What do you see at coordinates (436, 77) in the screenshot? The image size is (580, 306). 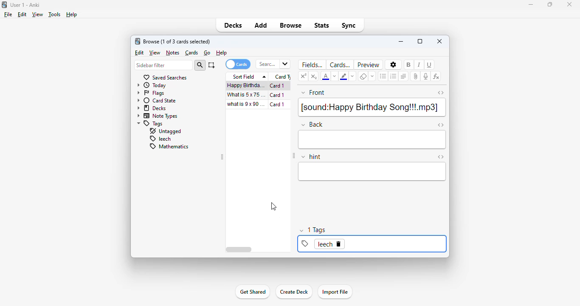 I see `equations` at bounding box center [436, 77].